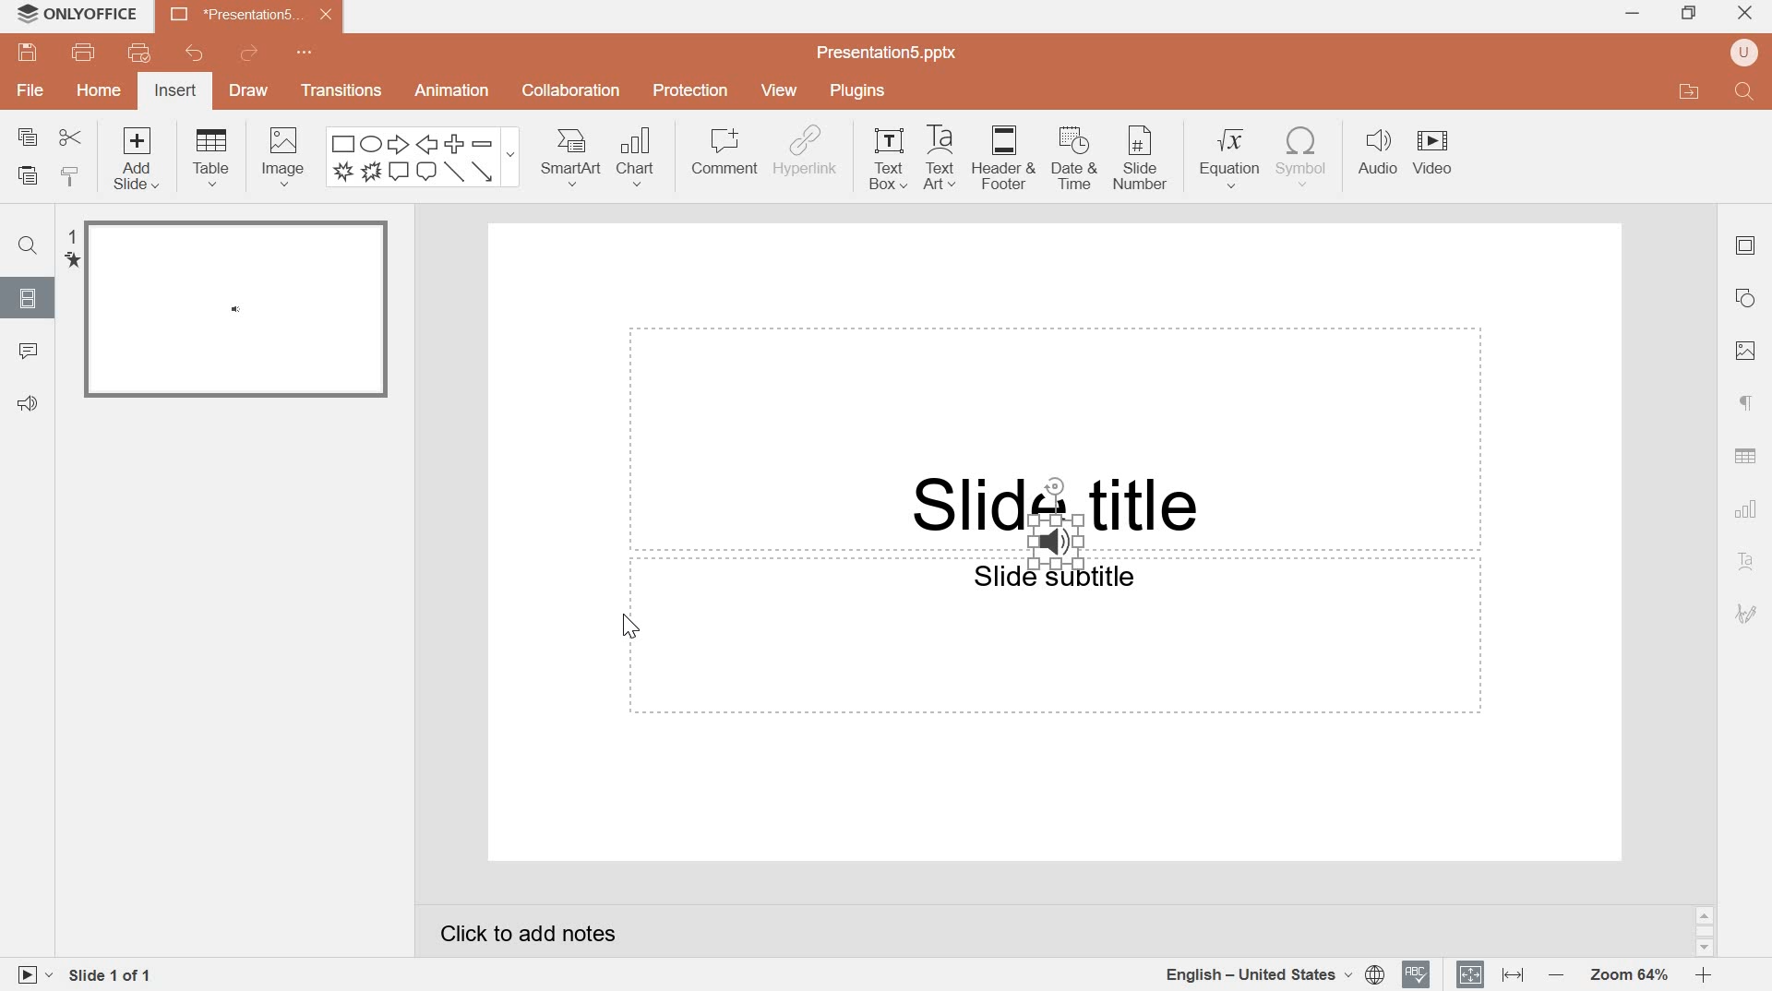 Image resolution: width=1772 pixels, height=991 pixels. I want to click on paste, so click(28, 176).